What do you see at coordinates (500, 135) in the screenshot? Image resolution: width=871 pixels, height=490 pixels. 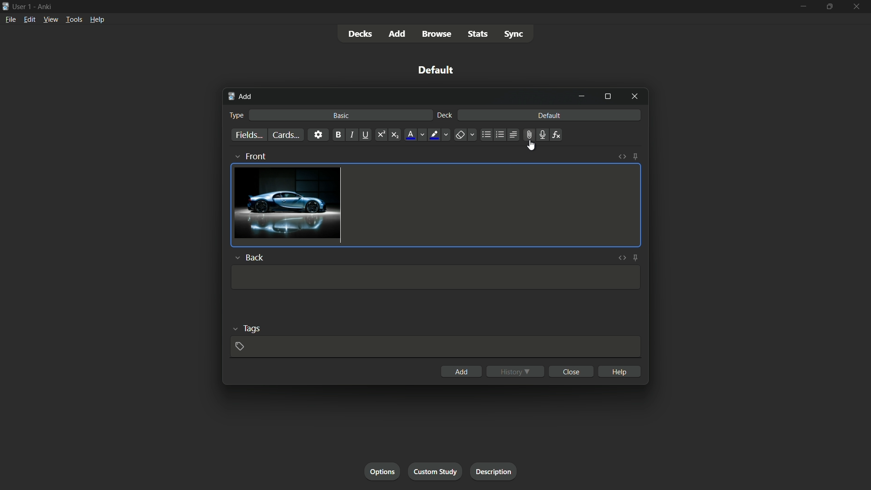 I see `previous location` at bounding box center [500, 135].